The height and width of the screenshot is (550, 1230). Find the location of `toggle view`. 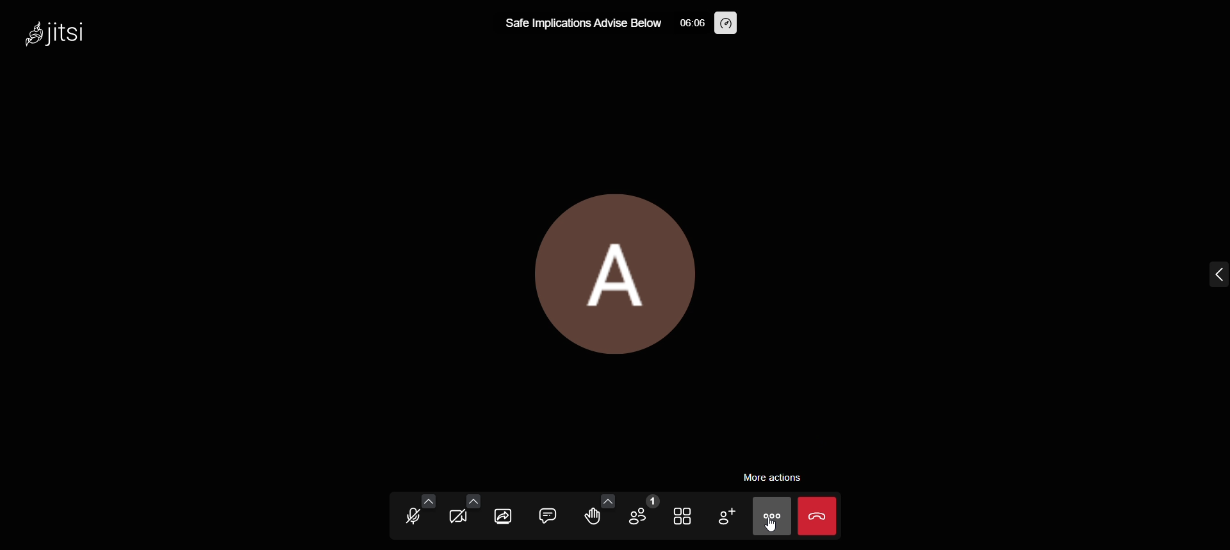

toggle view is located at coordinates (684, 516).